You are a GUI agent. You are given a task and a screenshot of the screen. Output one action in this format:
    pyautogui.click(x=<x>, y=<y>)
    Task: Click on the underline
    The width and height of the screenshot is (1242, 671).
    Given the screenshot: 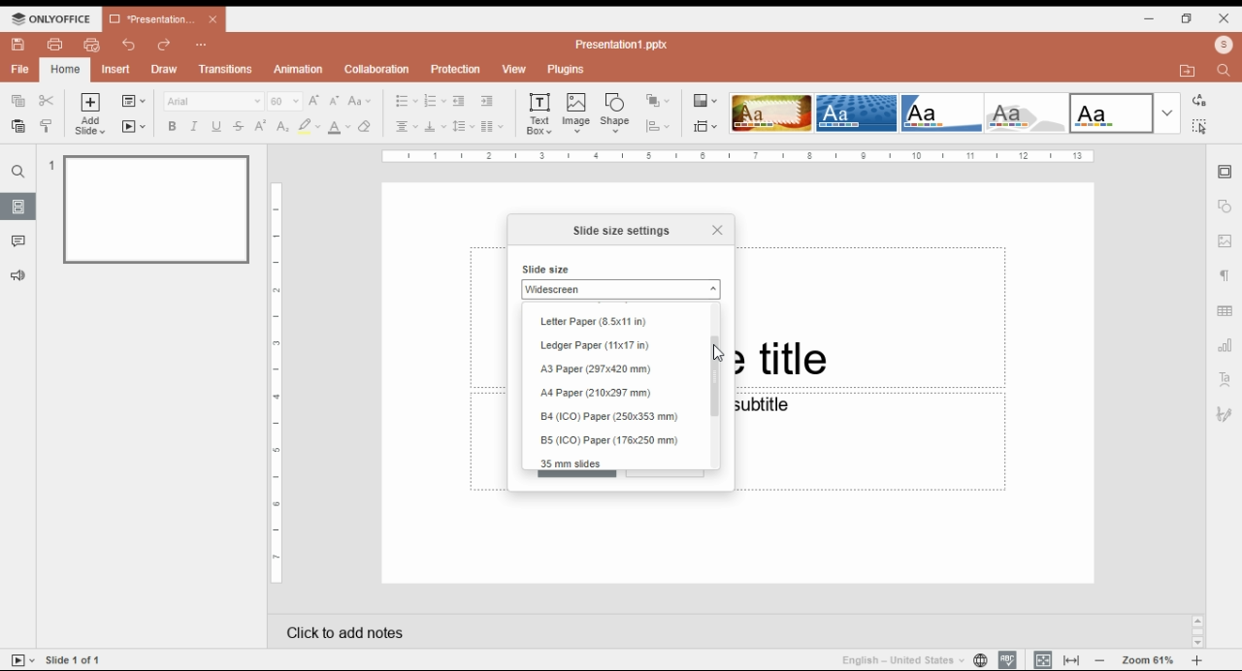 What is the action you would take?
    pyautogui.click(x=215, y=126)
    